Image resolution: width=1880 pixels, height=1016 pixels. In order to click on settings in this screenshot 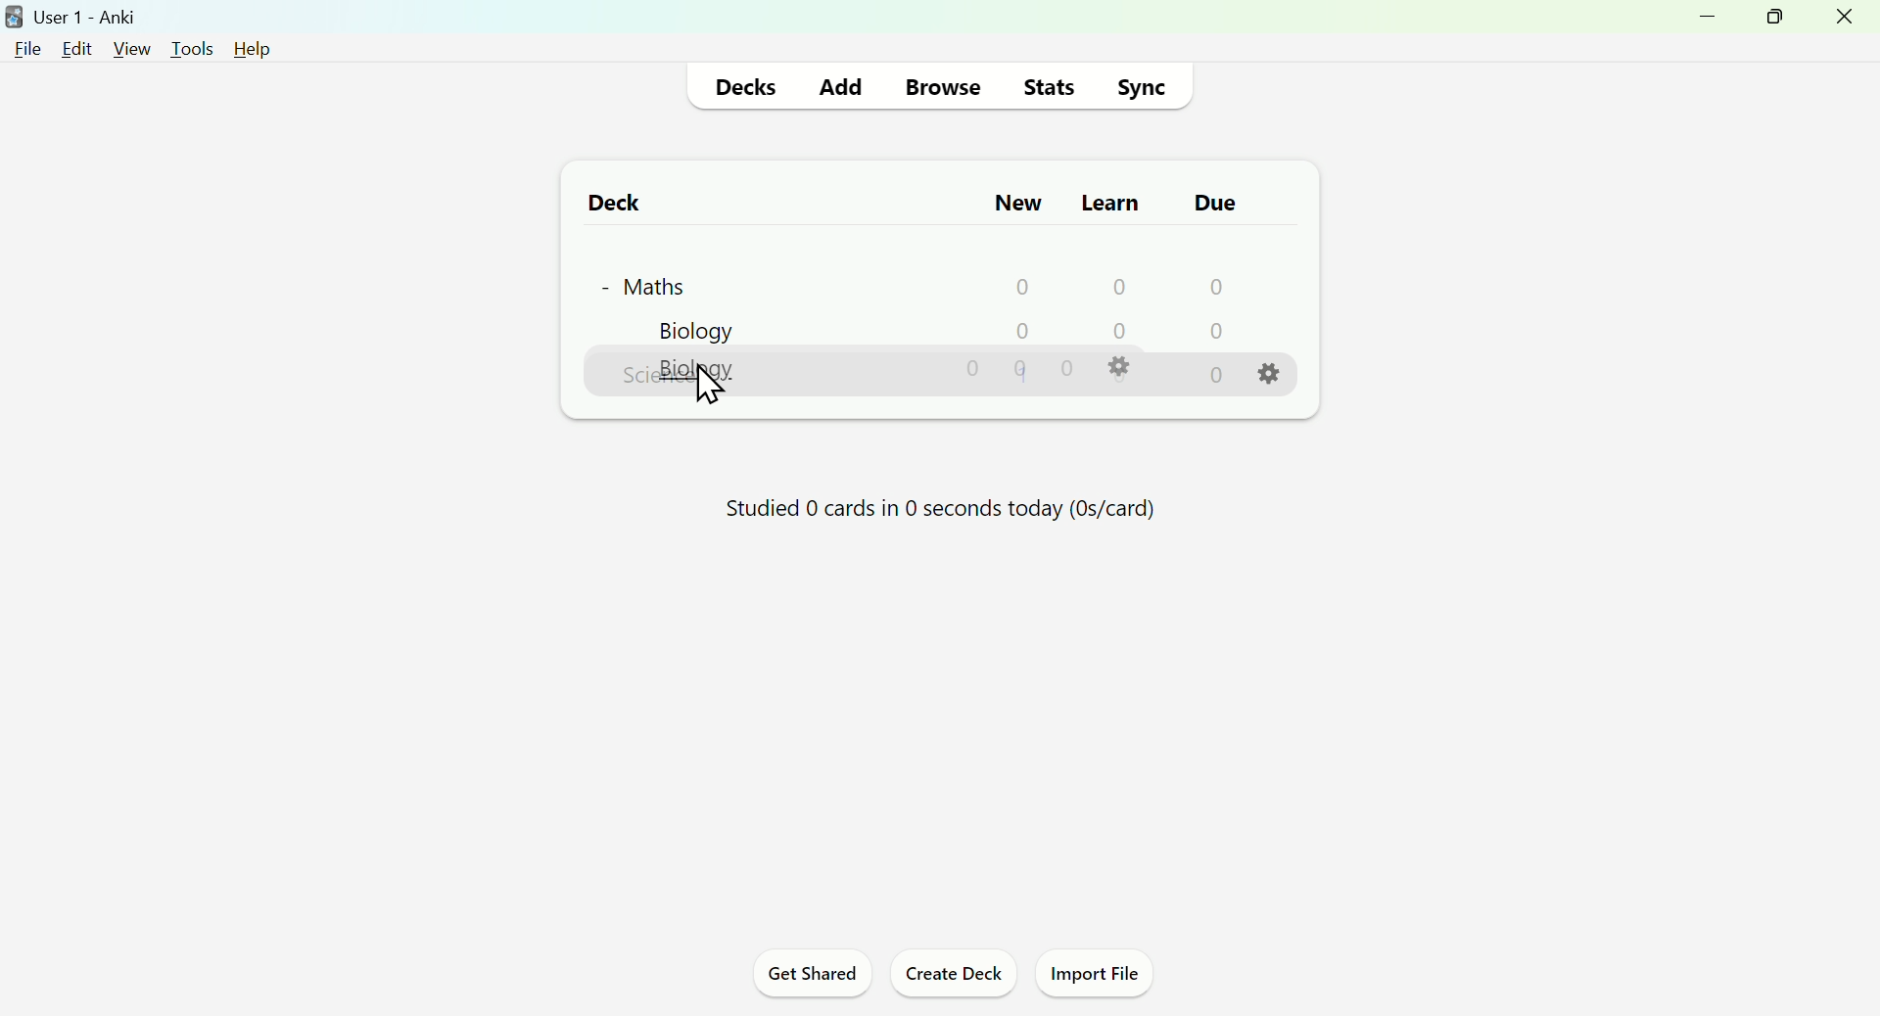, I will do `click(1117, 375)`.